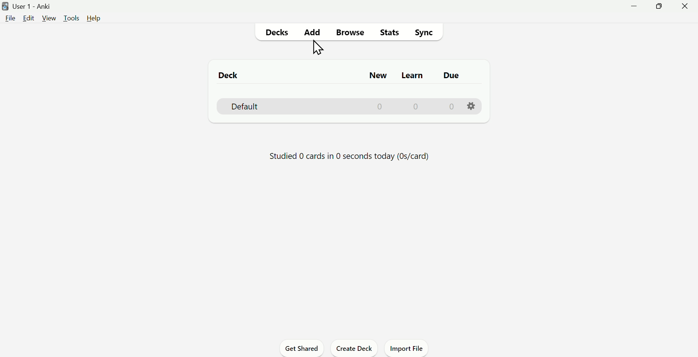 Image resolution: width=698 pixels, height=357 pixels. Describe the element at coordinates (316, 48) in the screenshot. I see `Cursor` at that location.